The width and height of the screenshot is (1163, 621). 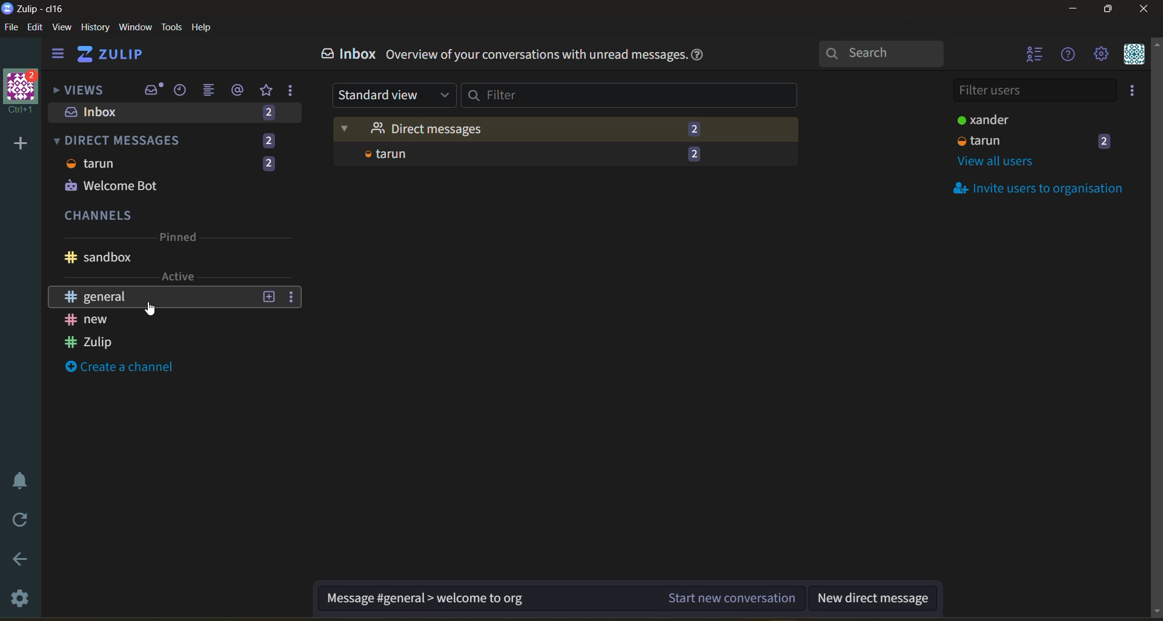 I want to click on view, so click(x=62, y=28).